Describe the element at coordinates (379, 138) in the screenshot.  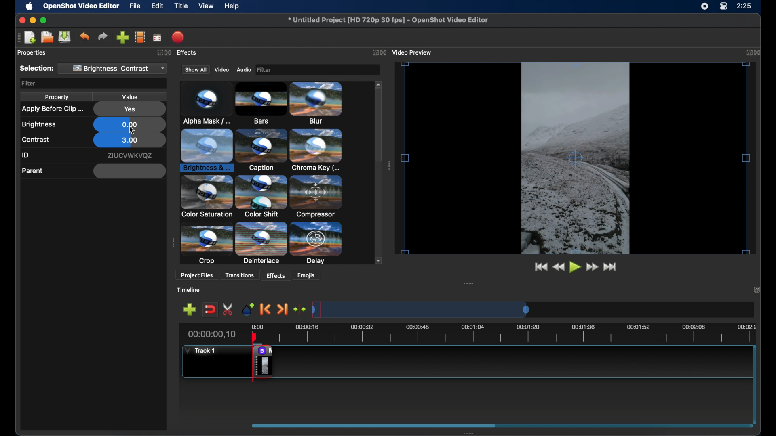
I see `scroll box` at that location.